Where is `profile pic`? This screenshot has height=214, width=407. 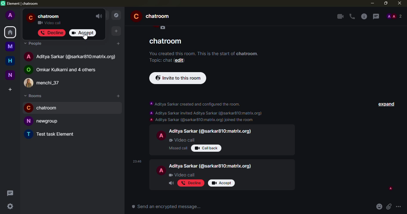
profile pic is located at coordinates (161, 135).